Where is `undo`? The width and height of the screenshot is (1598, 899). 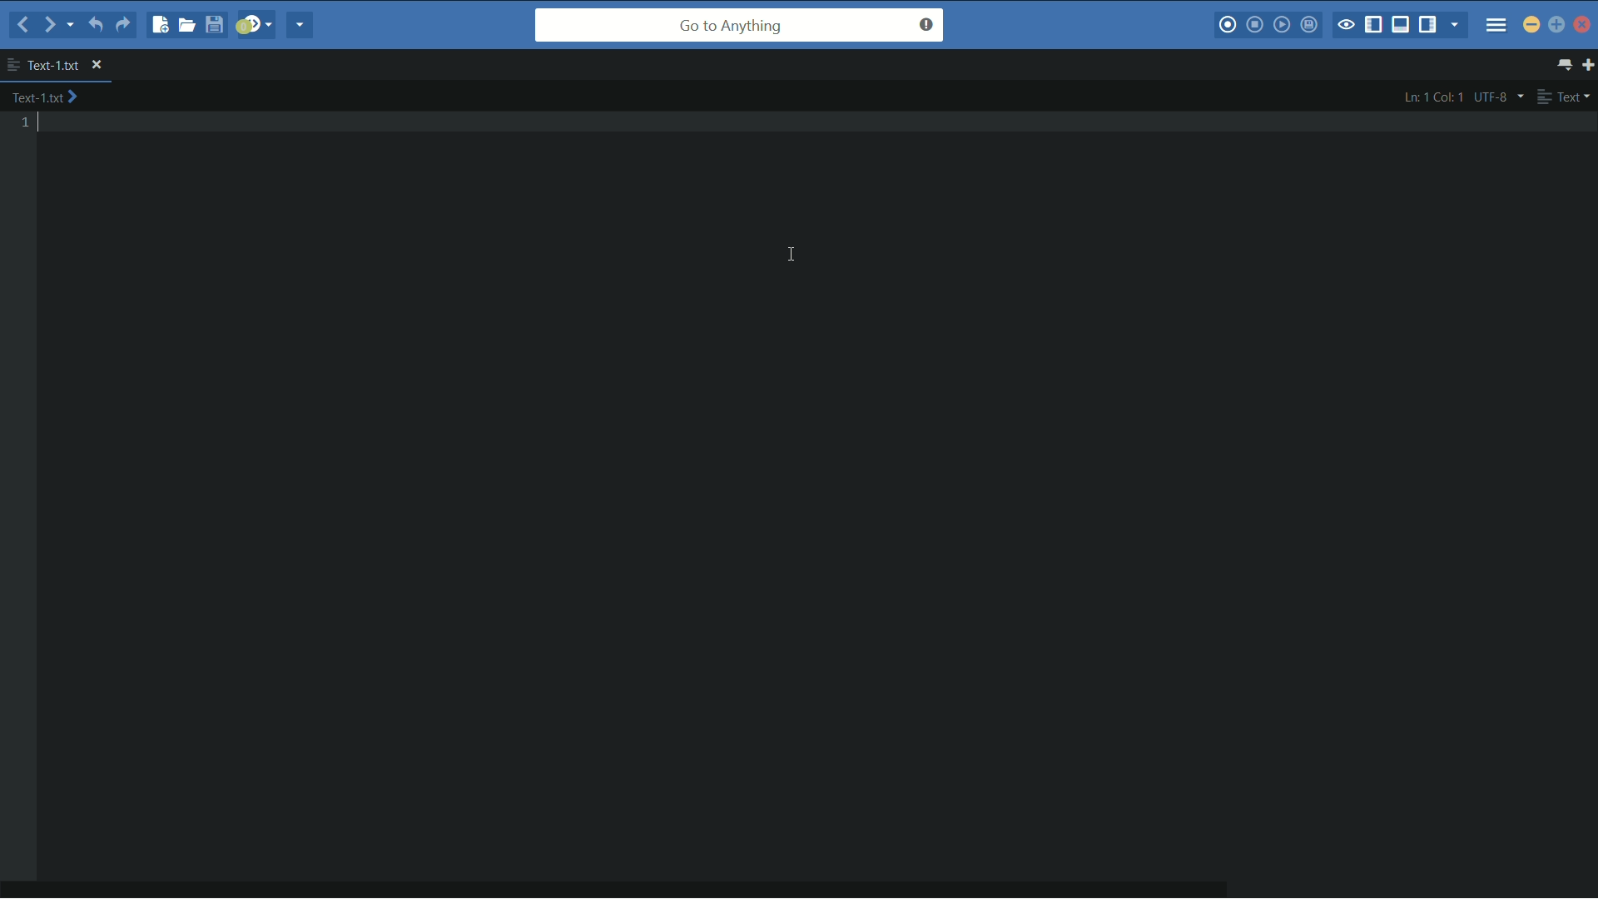 undo is located at coordinates (93, 26).